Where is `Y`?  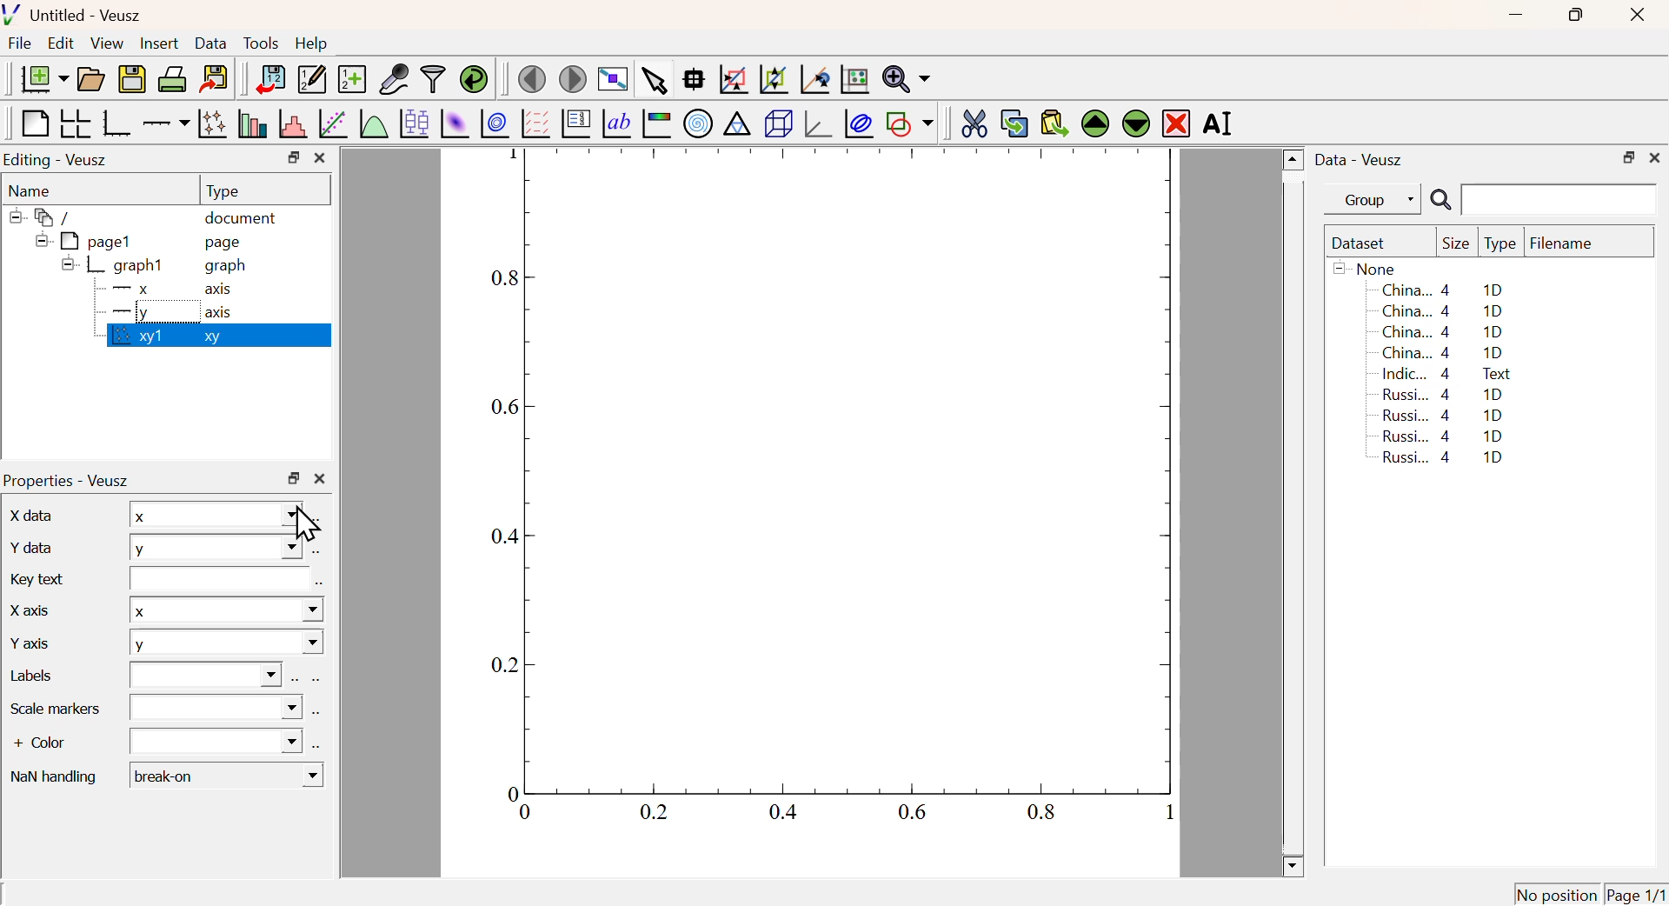 Y is located at coordinates (226, 645).